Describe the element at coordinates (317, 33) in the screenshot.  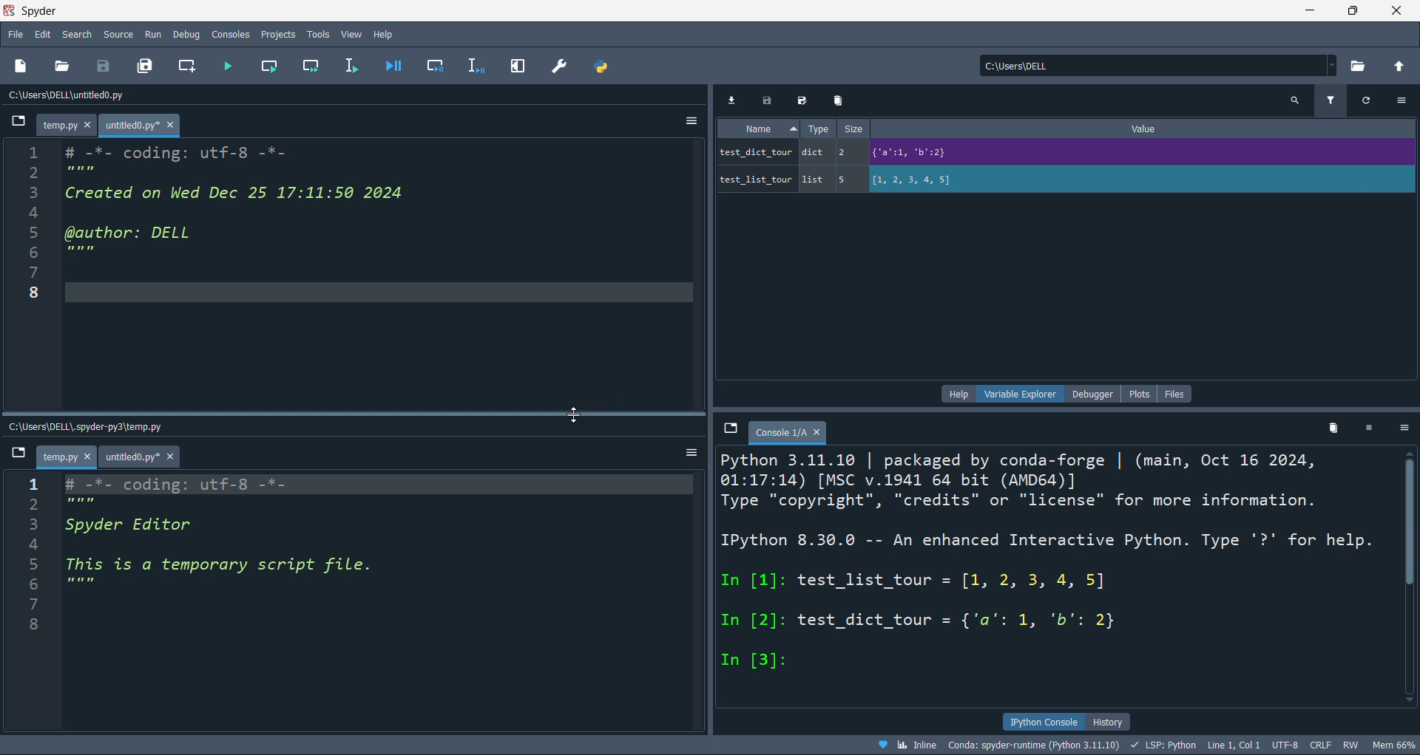
I see `tools` at that location.